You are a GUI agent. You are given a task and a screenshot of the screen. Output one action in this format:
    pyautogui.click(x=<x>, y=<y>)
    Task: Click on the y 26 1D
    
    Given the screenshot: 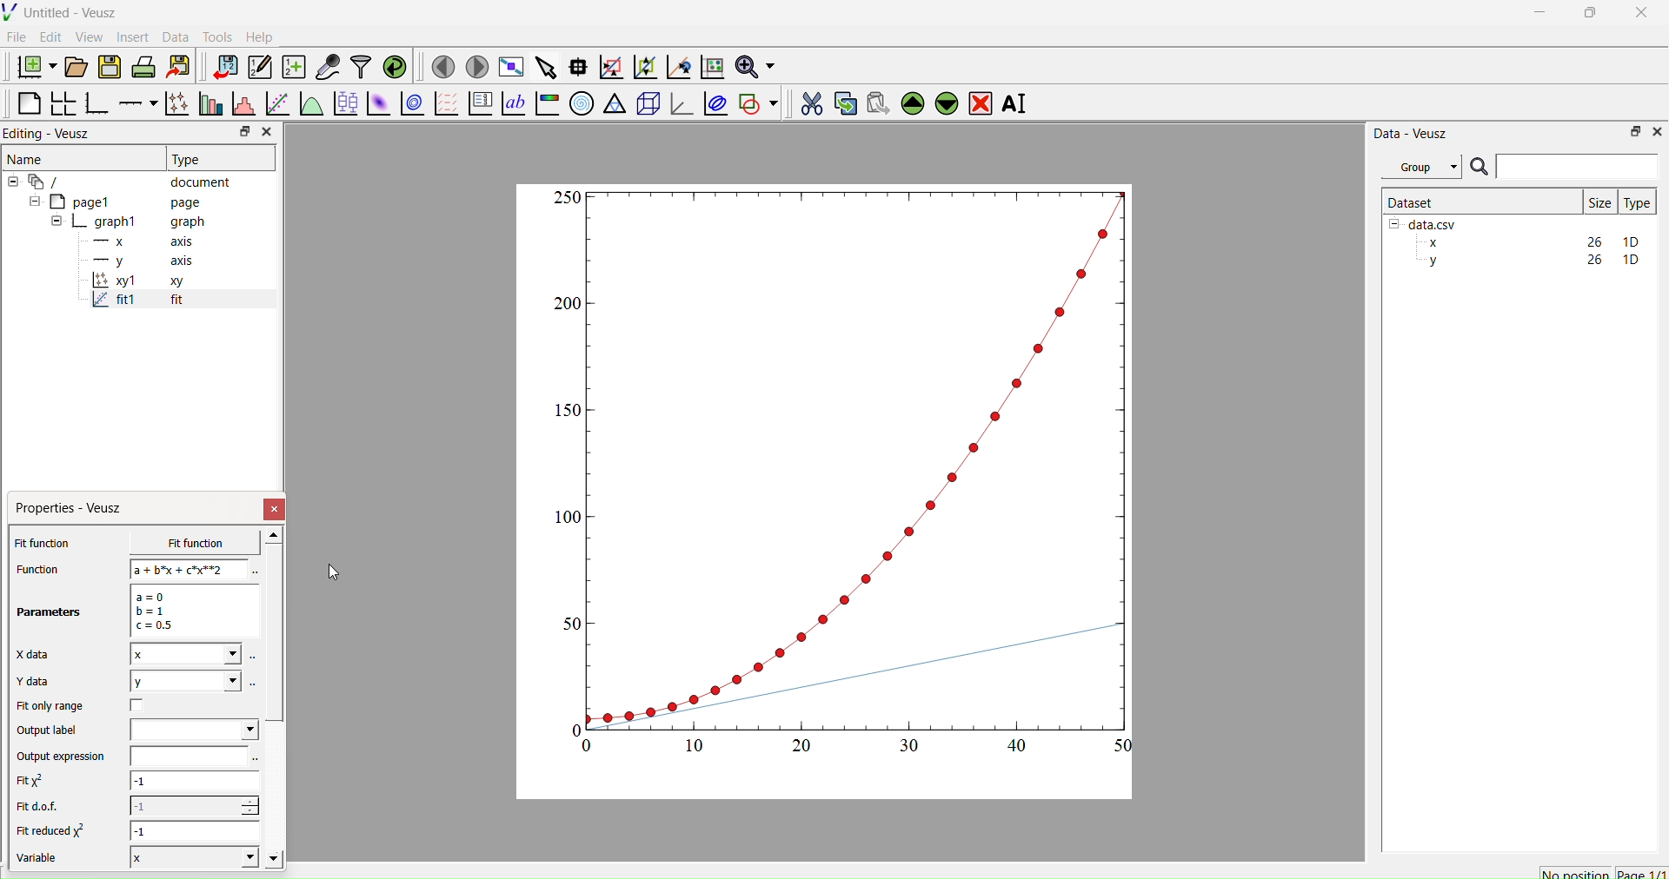 What is the action you would take?
    pyautogui.click(x=1529, y=260)
    